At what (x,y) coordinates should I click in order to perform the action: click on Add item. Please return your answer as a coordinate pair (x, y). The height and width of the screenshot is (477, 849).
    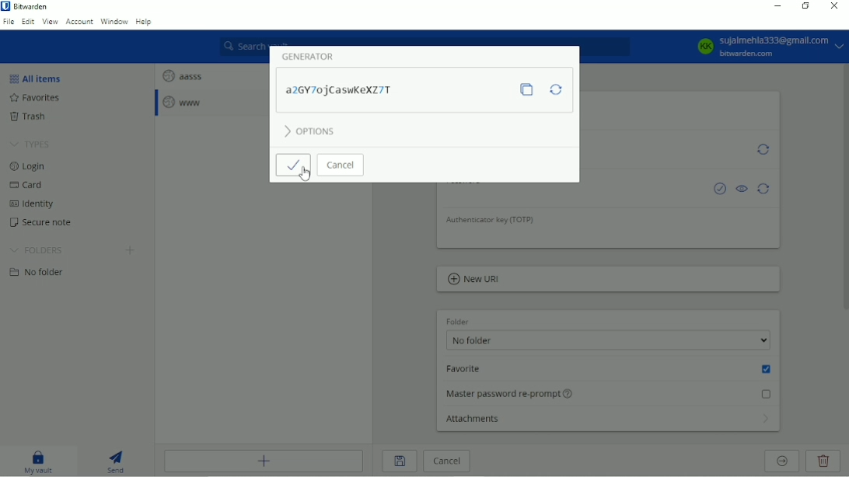
    Looking at the image, I should click on (267, 461).